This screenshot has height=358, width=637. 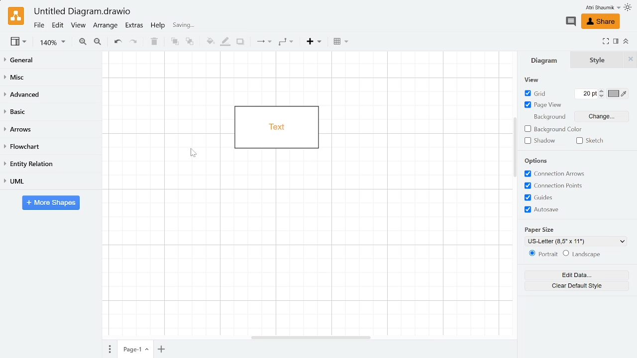 What do you see at coordinates (584, 95) in the screenshot?
I see `Current grid pt` at bounding box center [584, 95].